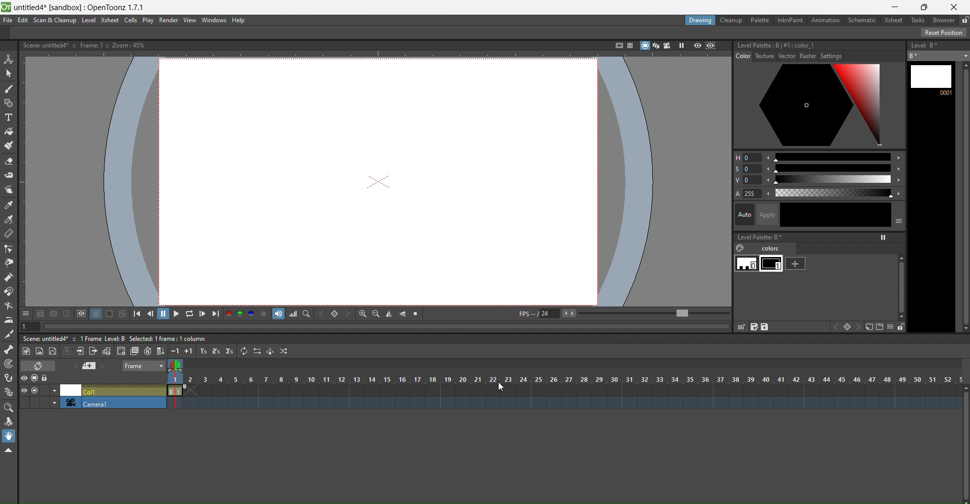  I want to click on tool, so click(81, 314).